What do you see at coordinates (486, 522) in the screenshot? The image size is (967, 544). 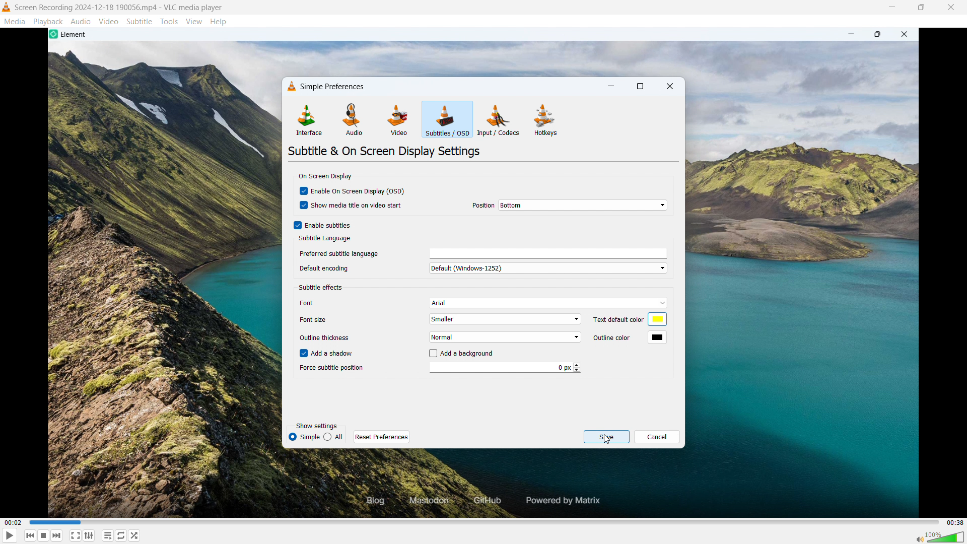 I see `Time bar ` at bounding box center [486, 522].